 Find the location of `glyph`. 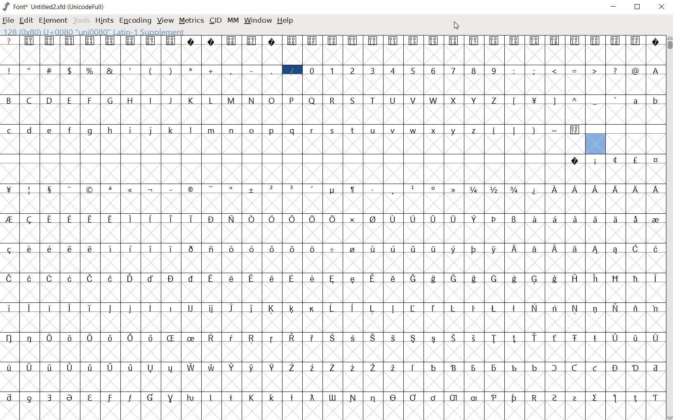

glyph is located at coordinates (473, 41).